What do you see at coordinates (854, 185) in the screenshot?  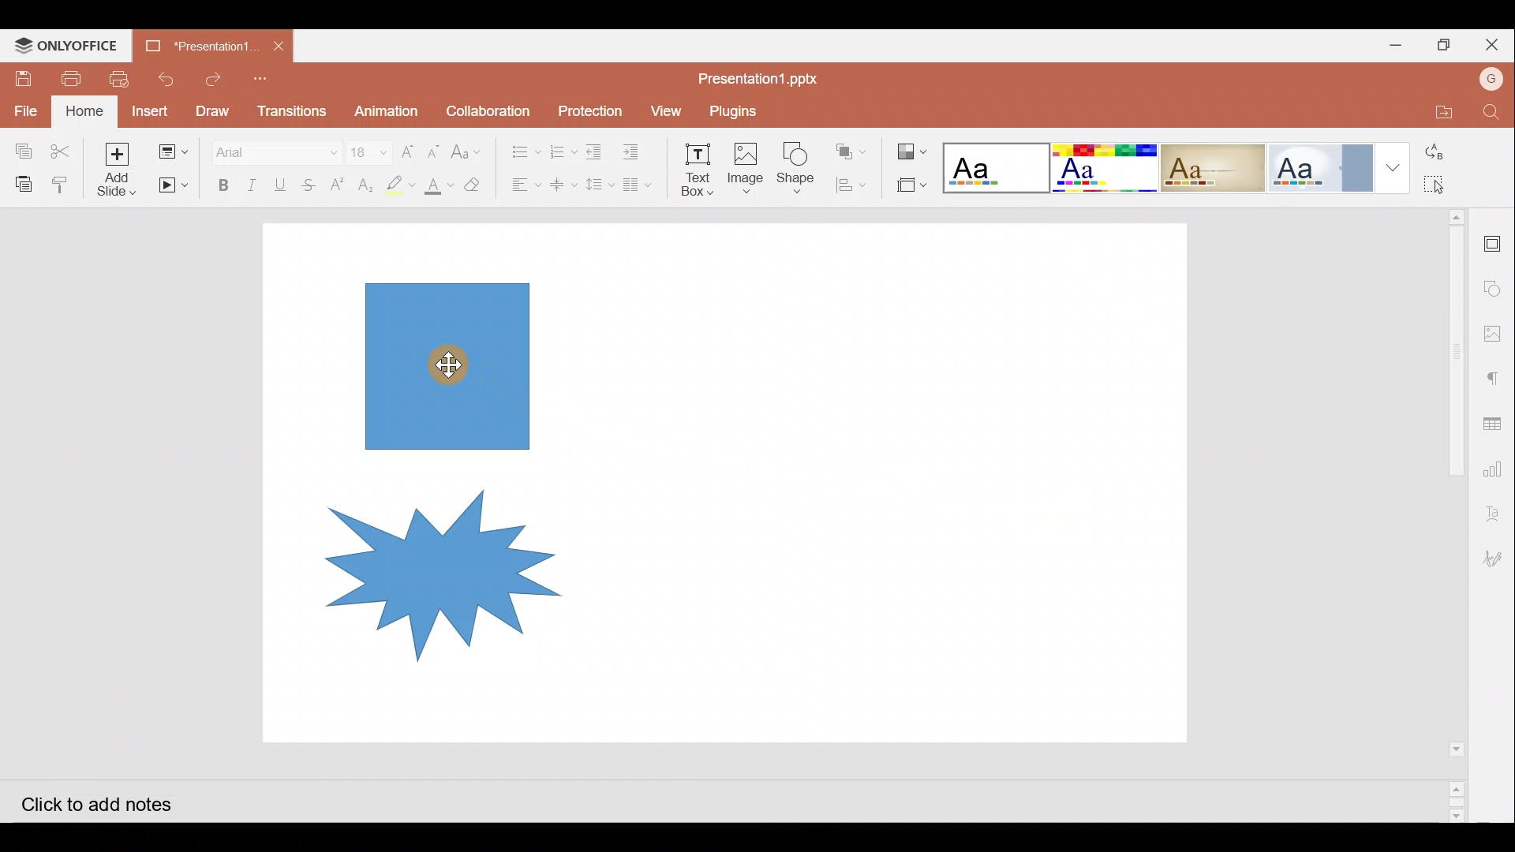 I see `Align shape` at bounding box center [854, 185].